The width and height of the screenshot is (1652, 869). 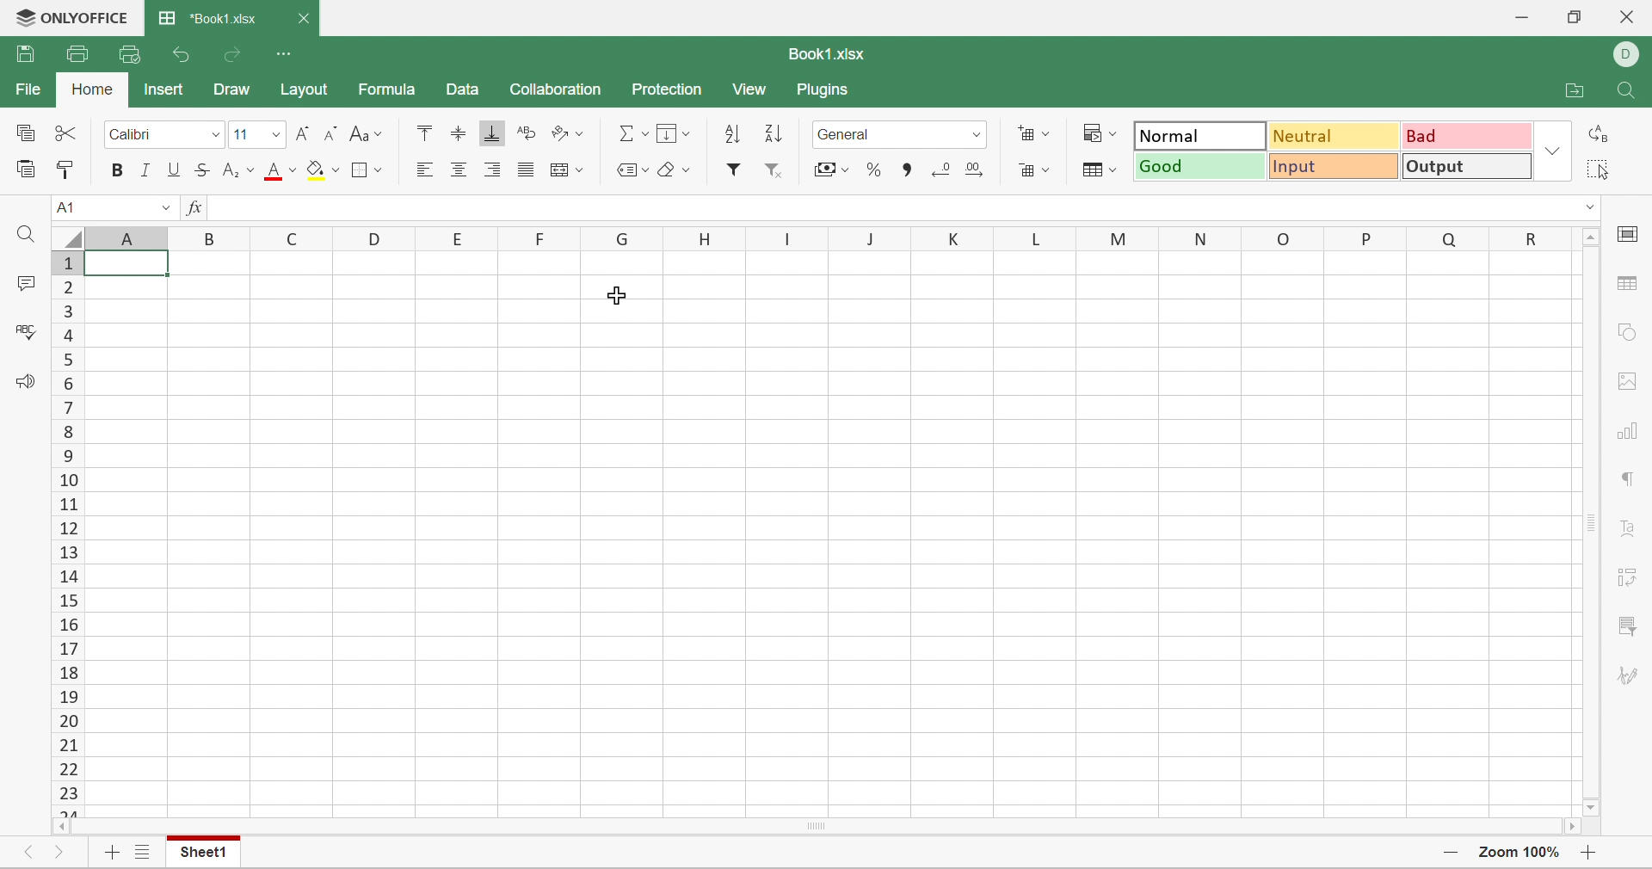 I want to click on Named ranges, so click(x=626, y=167).